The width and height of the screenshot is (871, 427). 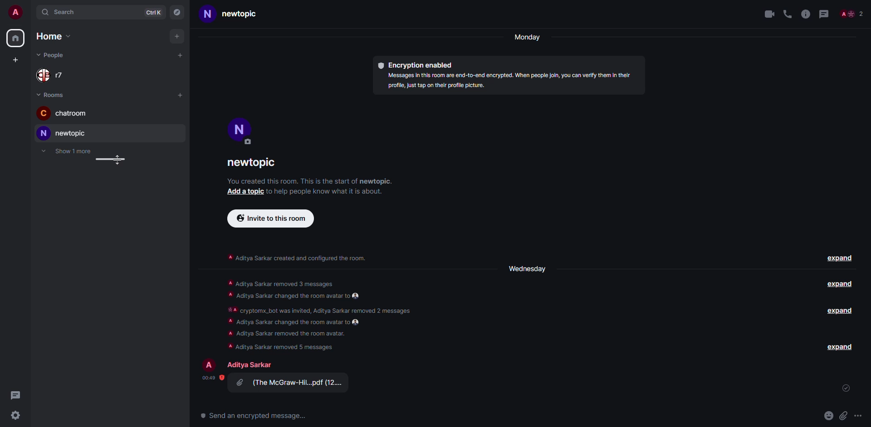 What do you see at coordinates (249, 365) in the screenshot?
I see `Aditya sarkar` at bounding box center [249, 365].